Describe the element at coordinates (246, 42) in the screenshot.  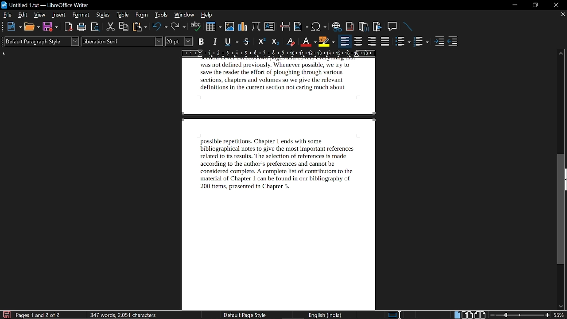
I see `strikethrough` at that location.